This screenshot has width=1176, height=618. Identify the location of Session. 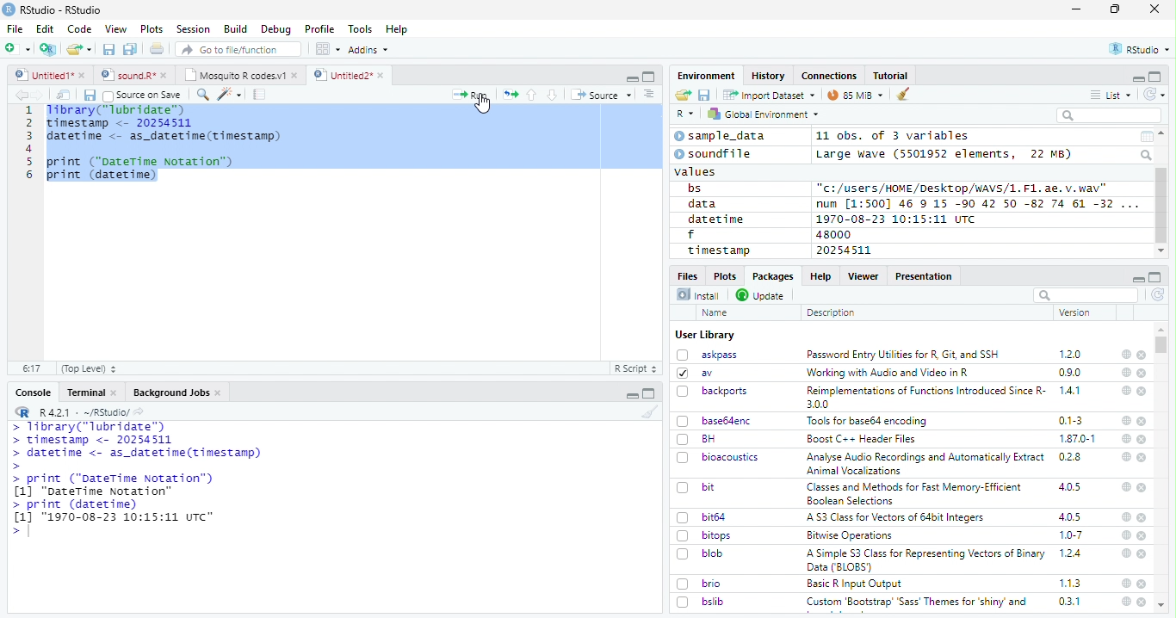
(192, 29).